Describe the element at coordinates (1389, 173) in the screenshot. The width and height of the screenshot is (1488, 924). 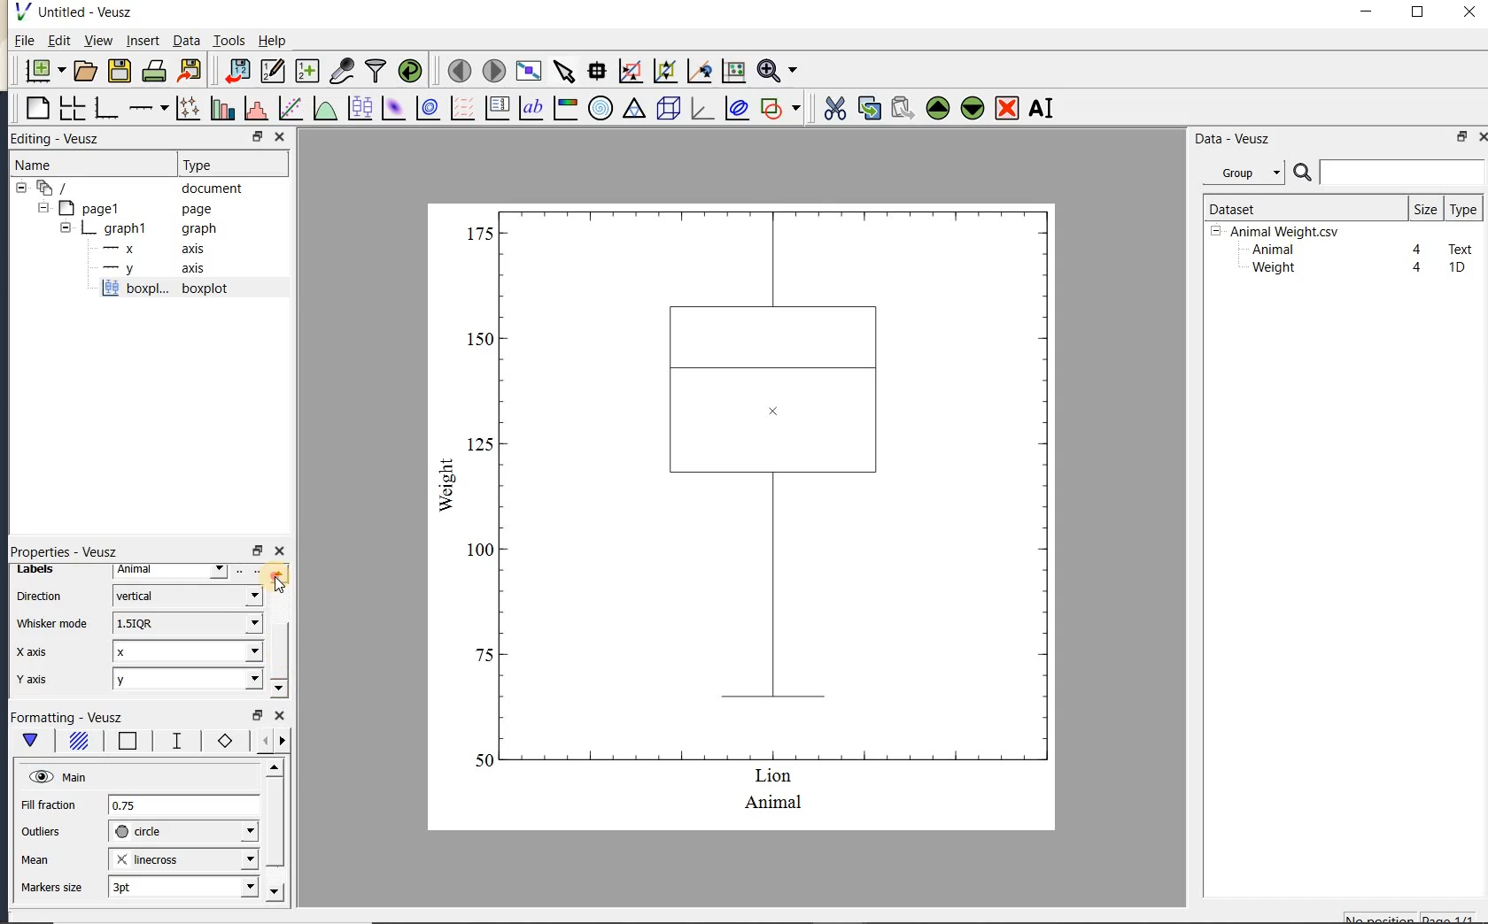
I see `search datasets` at that location.